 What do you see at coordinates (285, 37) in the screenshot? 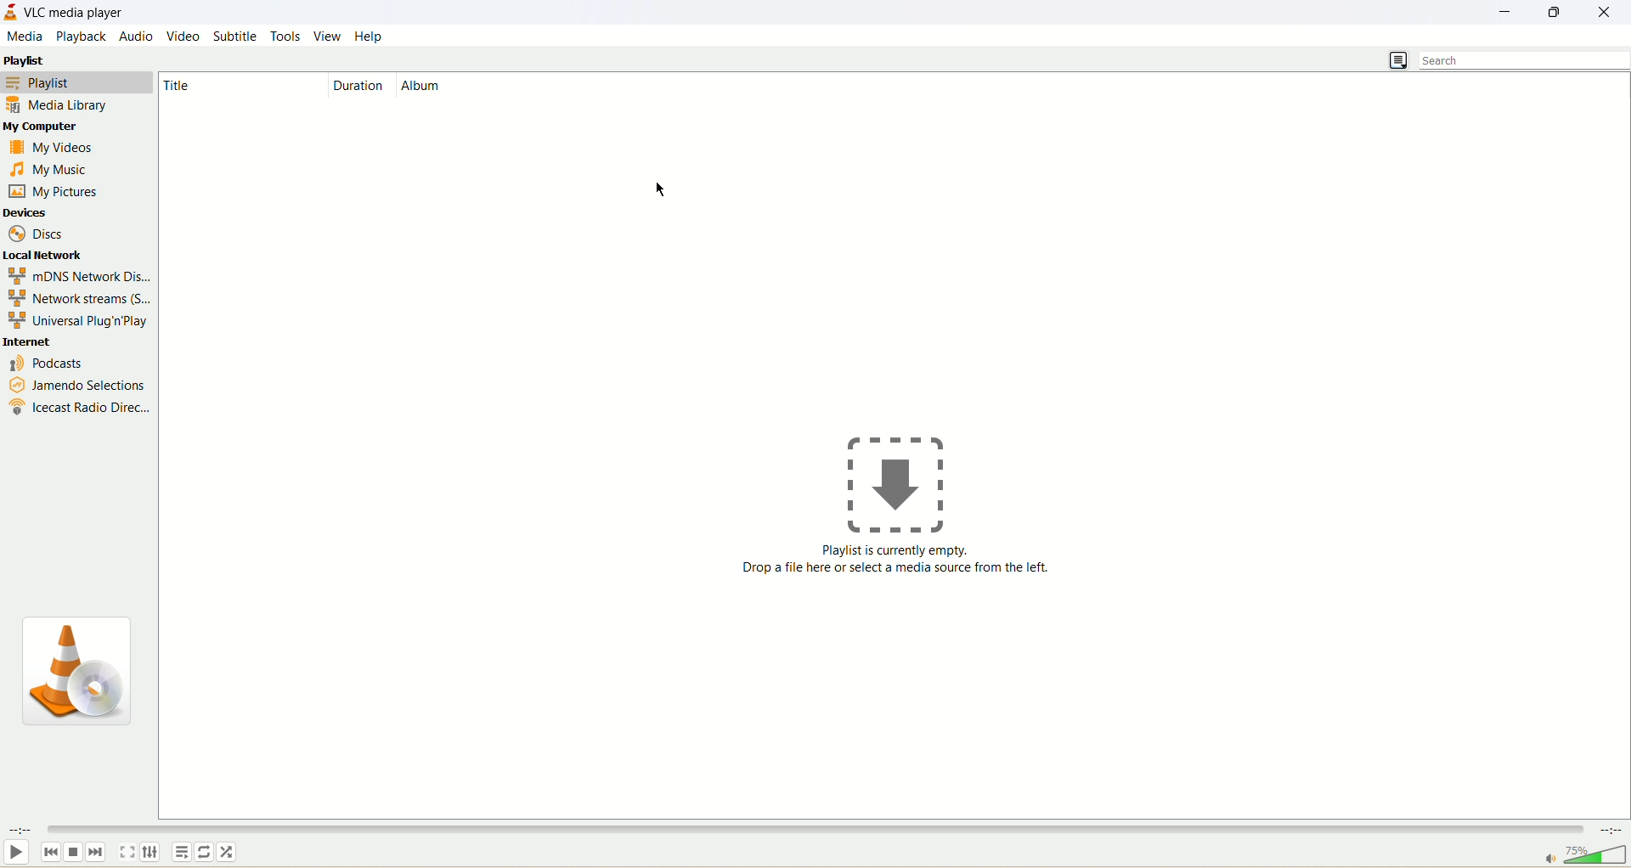
I see `tools` at bounding box center [285, 37].